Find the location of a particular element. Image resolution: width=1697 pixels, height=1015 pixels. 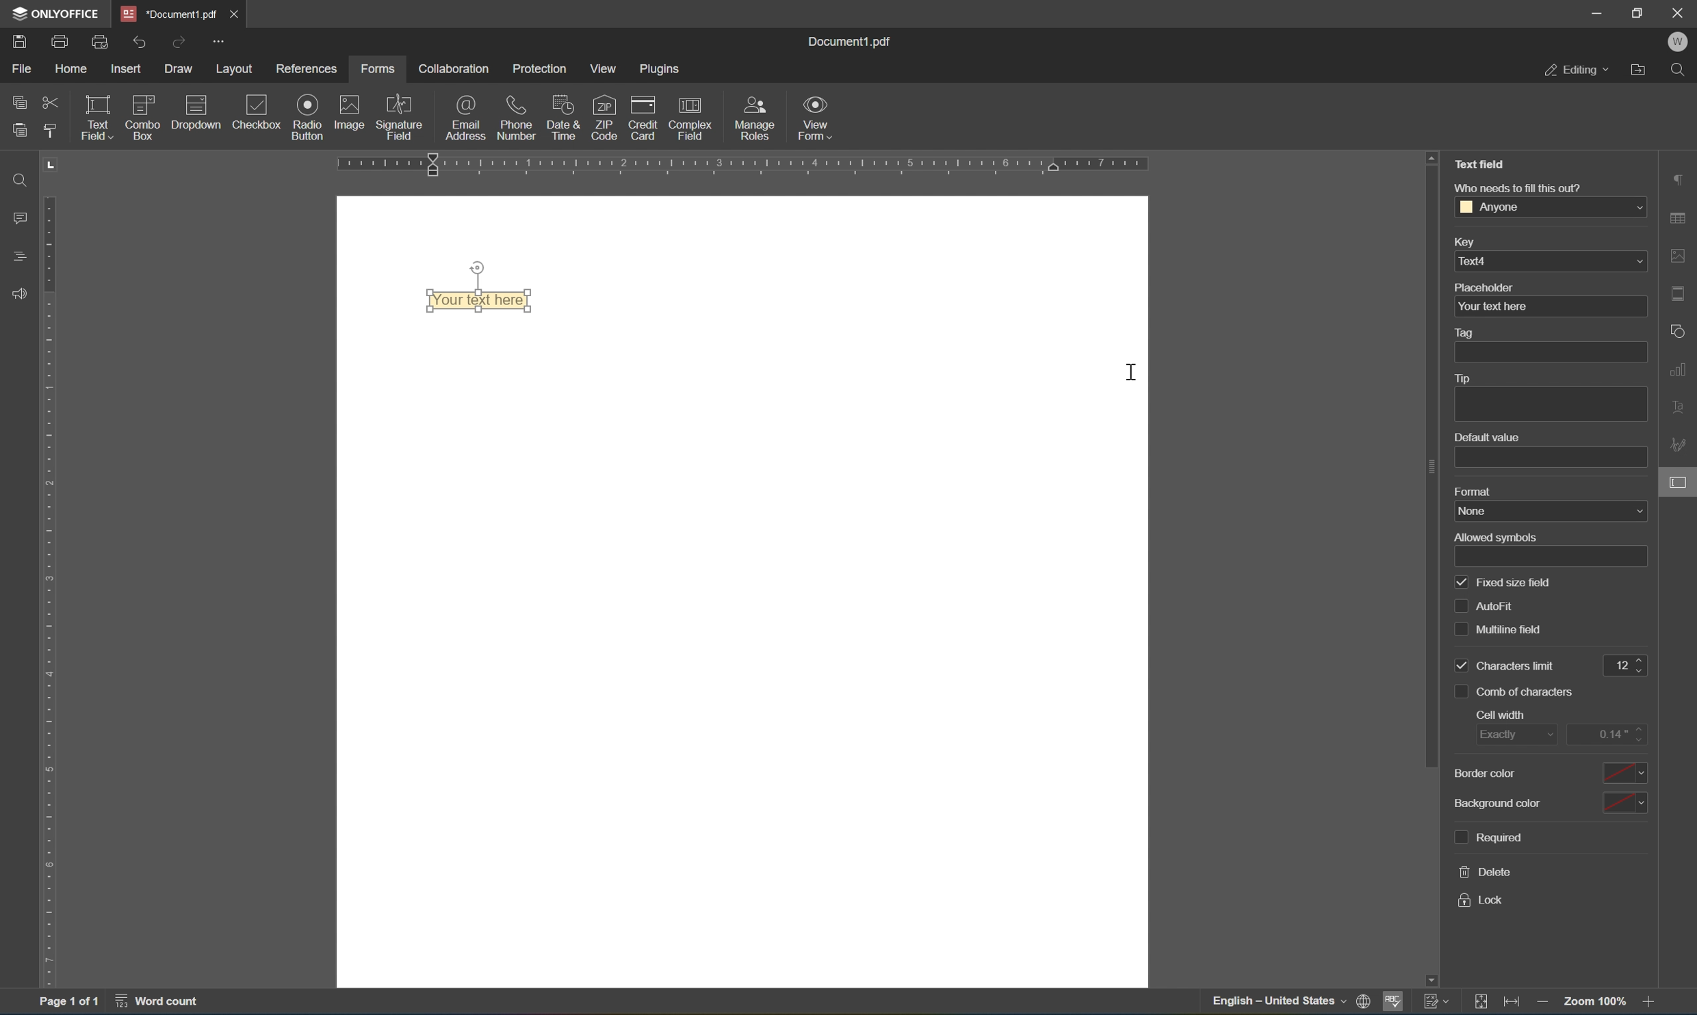

12 is located at coordinates (1622, 665).